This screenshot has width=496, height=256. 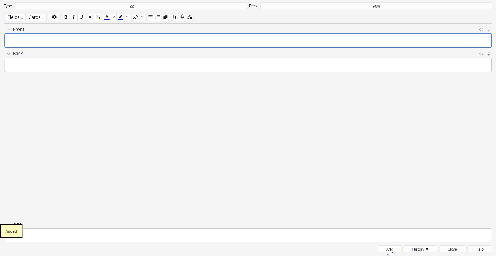 What do you see at coordinates (74, 17) in the screenshot?
I see `Italic` at bounding box center [74, 17].